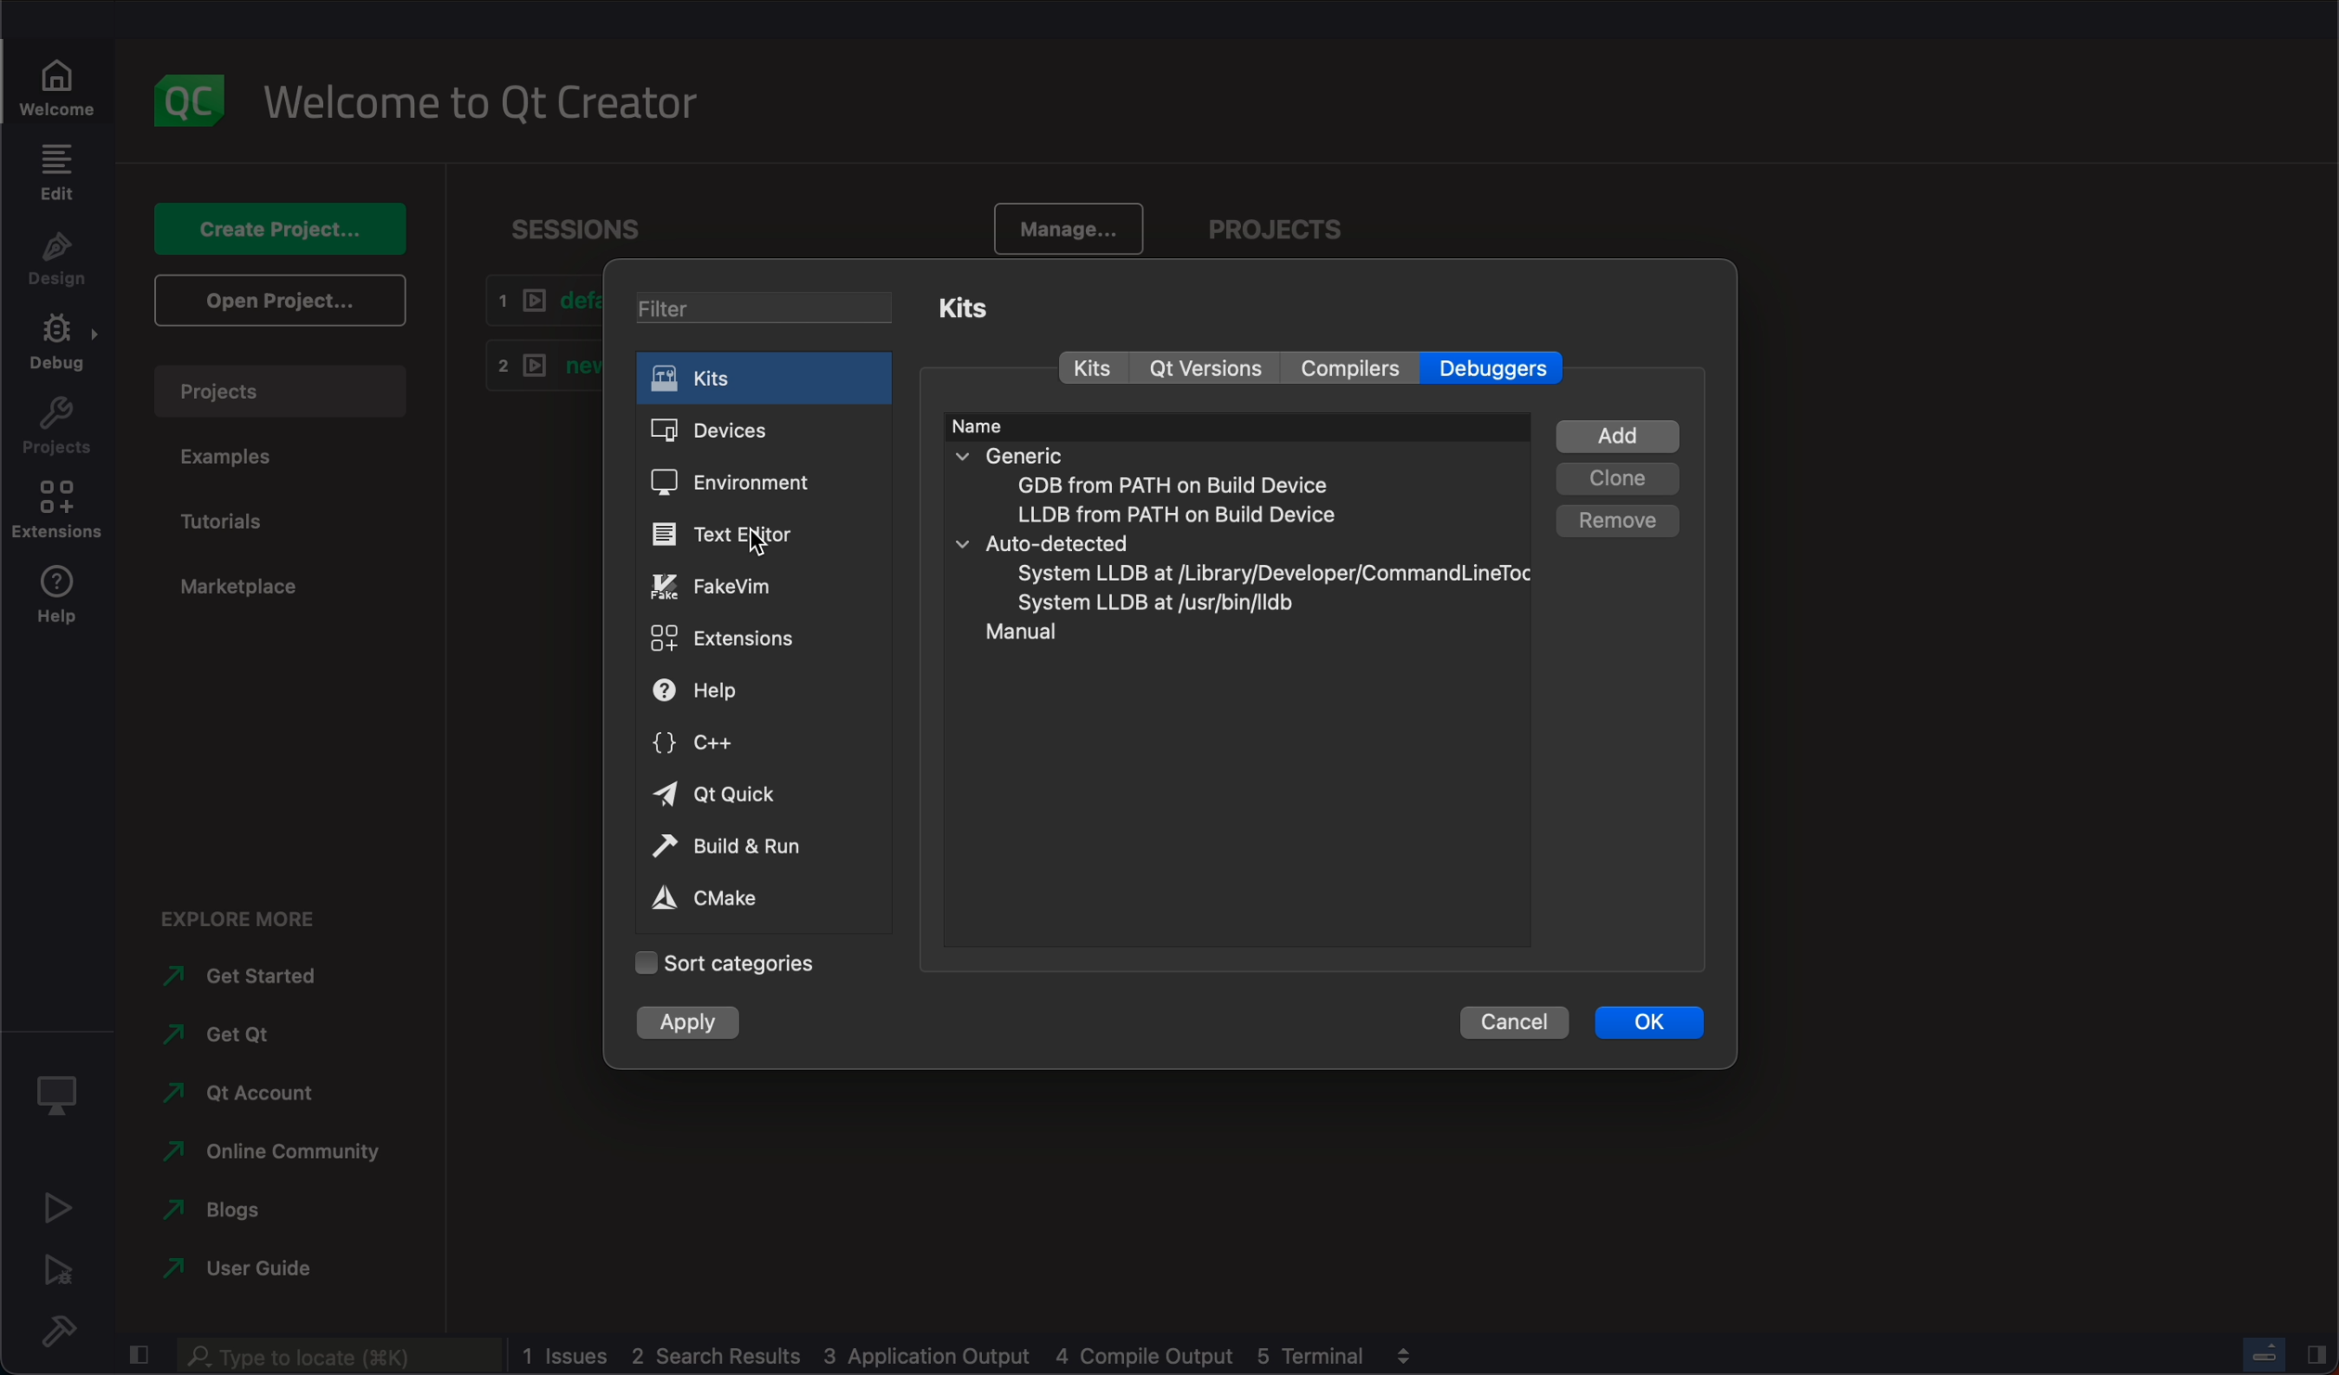 This screenshot has width=2339, height=1375. What do you see at coordinates (757, 534) in the screenshot?
I see `text editor` at bounding box center [757, 534].